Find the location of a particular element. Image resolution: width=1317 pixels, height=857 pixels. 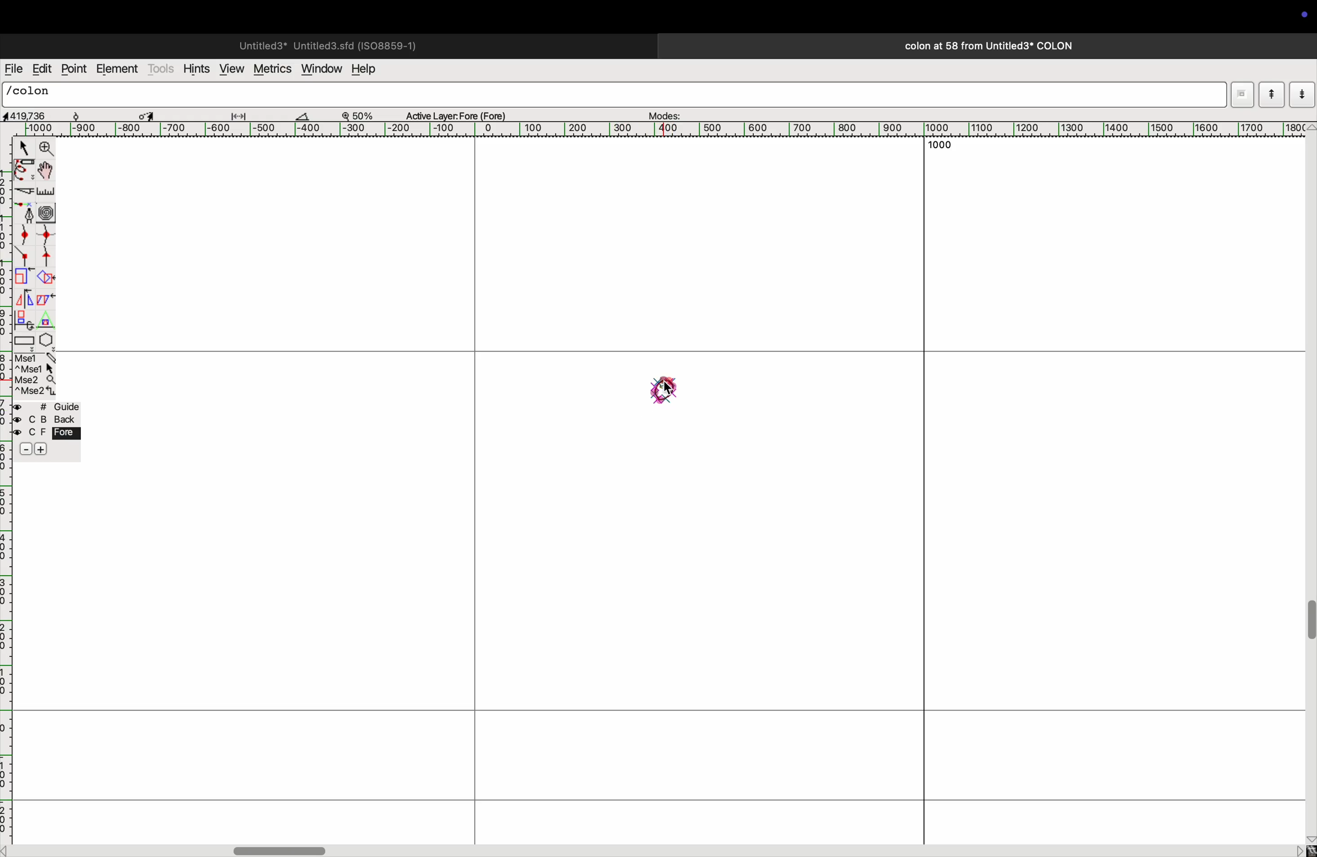

fountain pen is located at coordinates (25, 212).